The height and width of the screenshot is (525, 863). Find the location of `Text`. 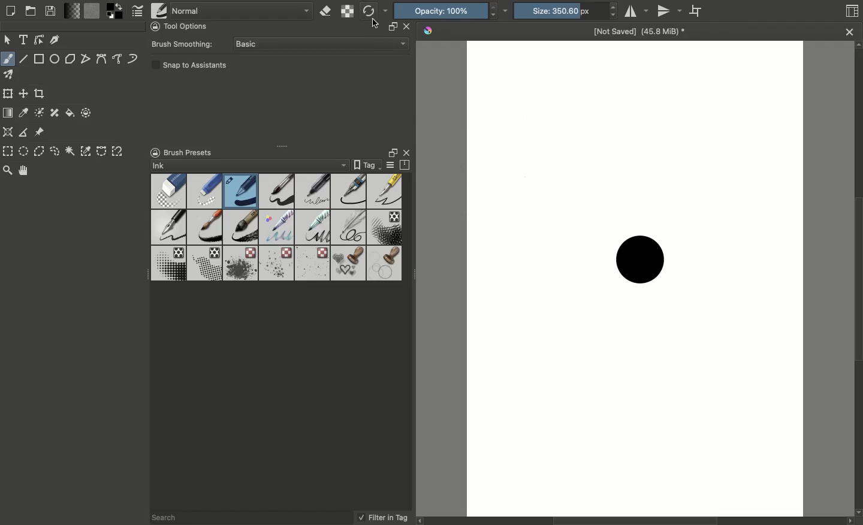

Text is located at coordinates (25, 40).